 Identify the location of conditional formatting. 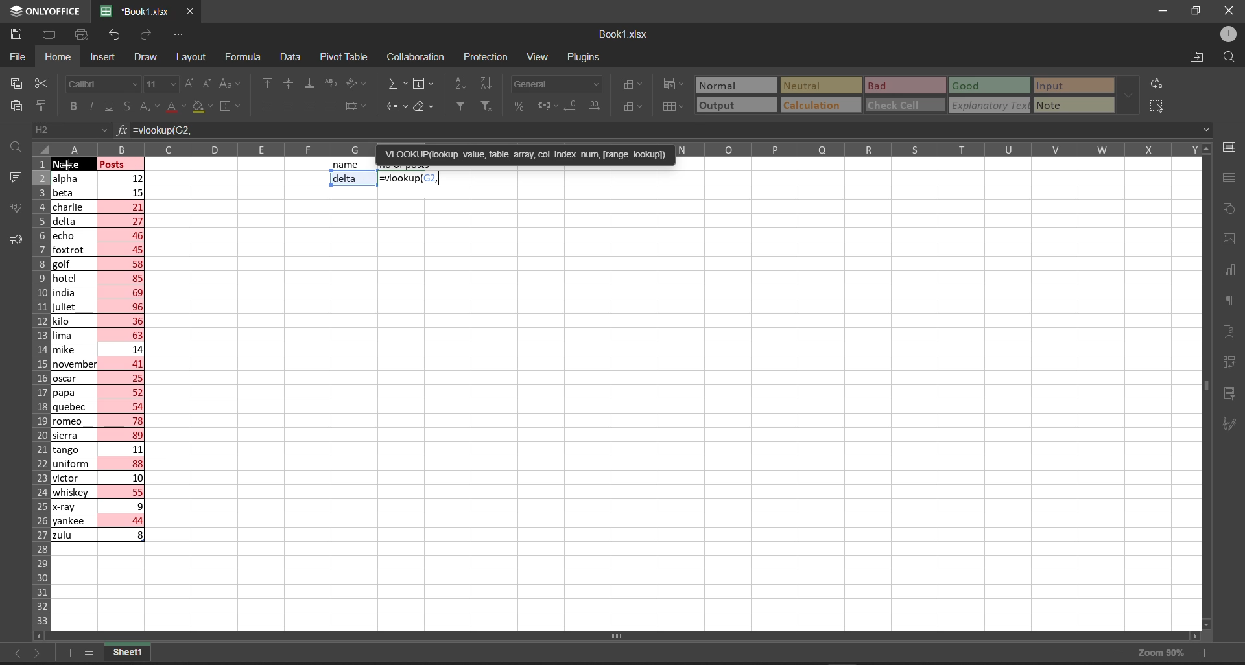
(672, 83).